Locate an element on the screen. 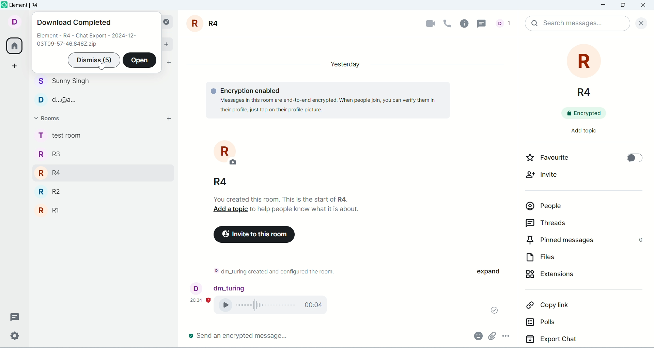 This screenshot has height=348, width=654. download completed is located at coordinates (74, 23).